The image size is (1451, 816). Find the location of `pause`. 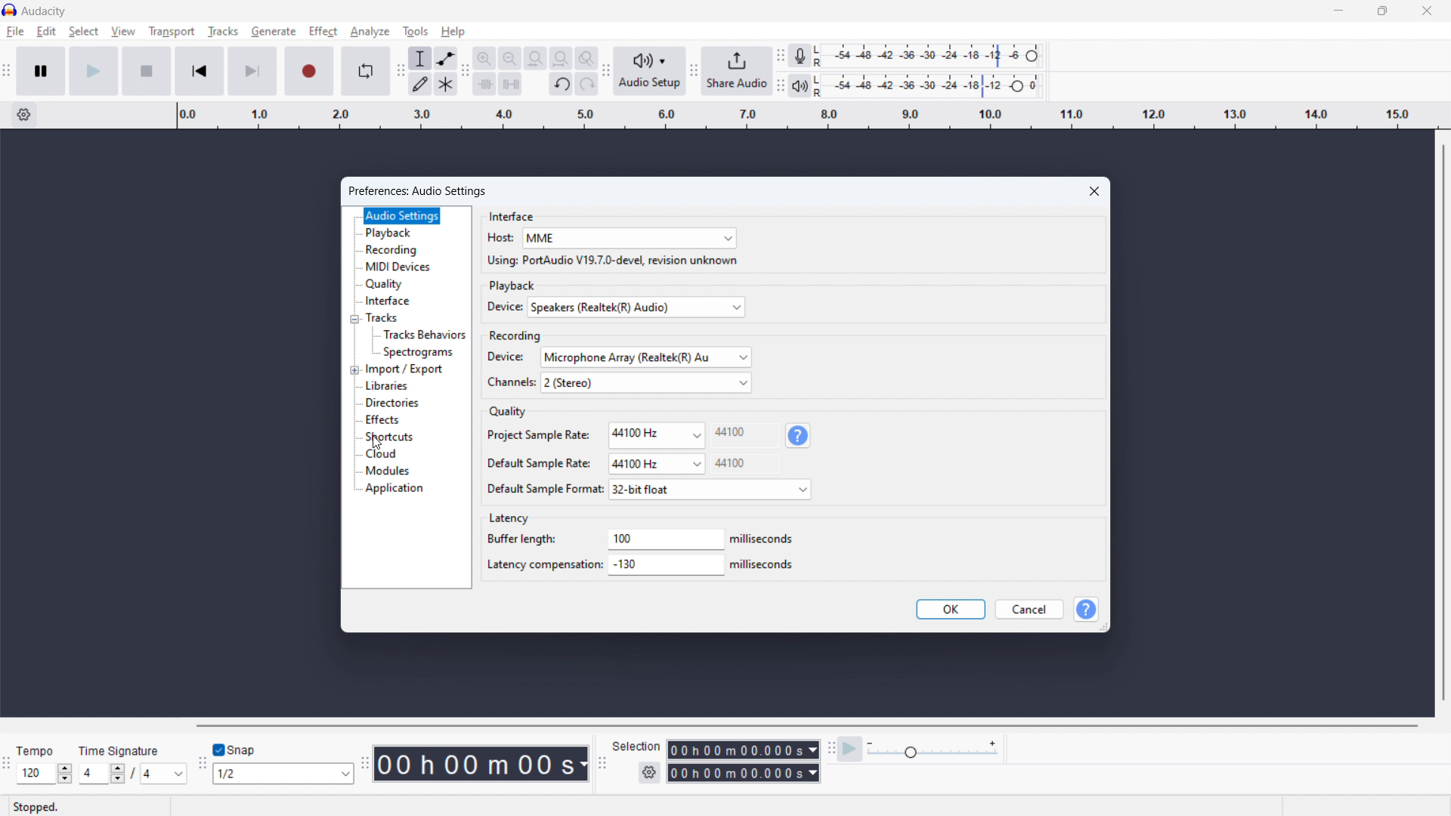

pause is located at coordinates (42, 71).